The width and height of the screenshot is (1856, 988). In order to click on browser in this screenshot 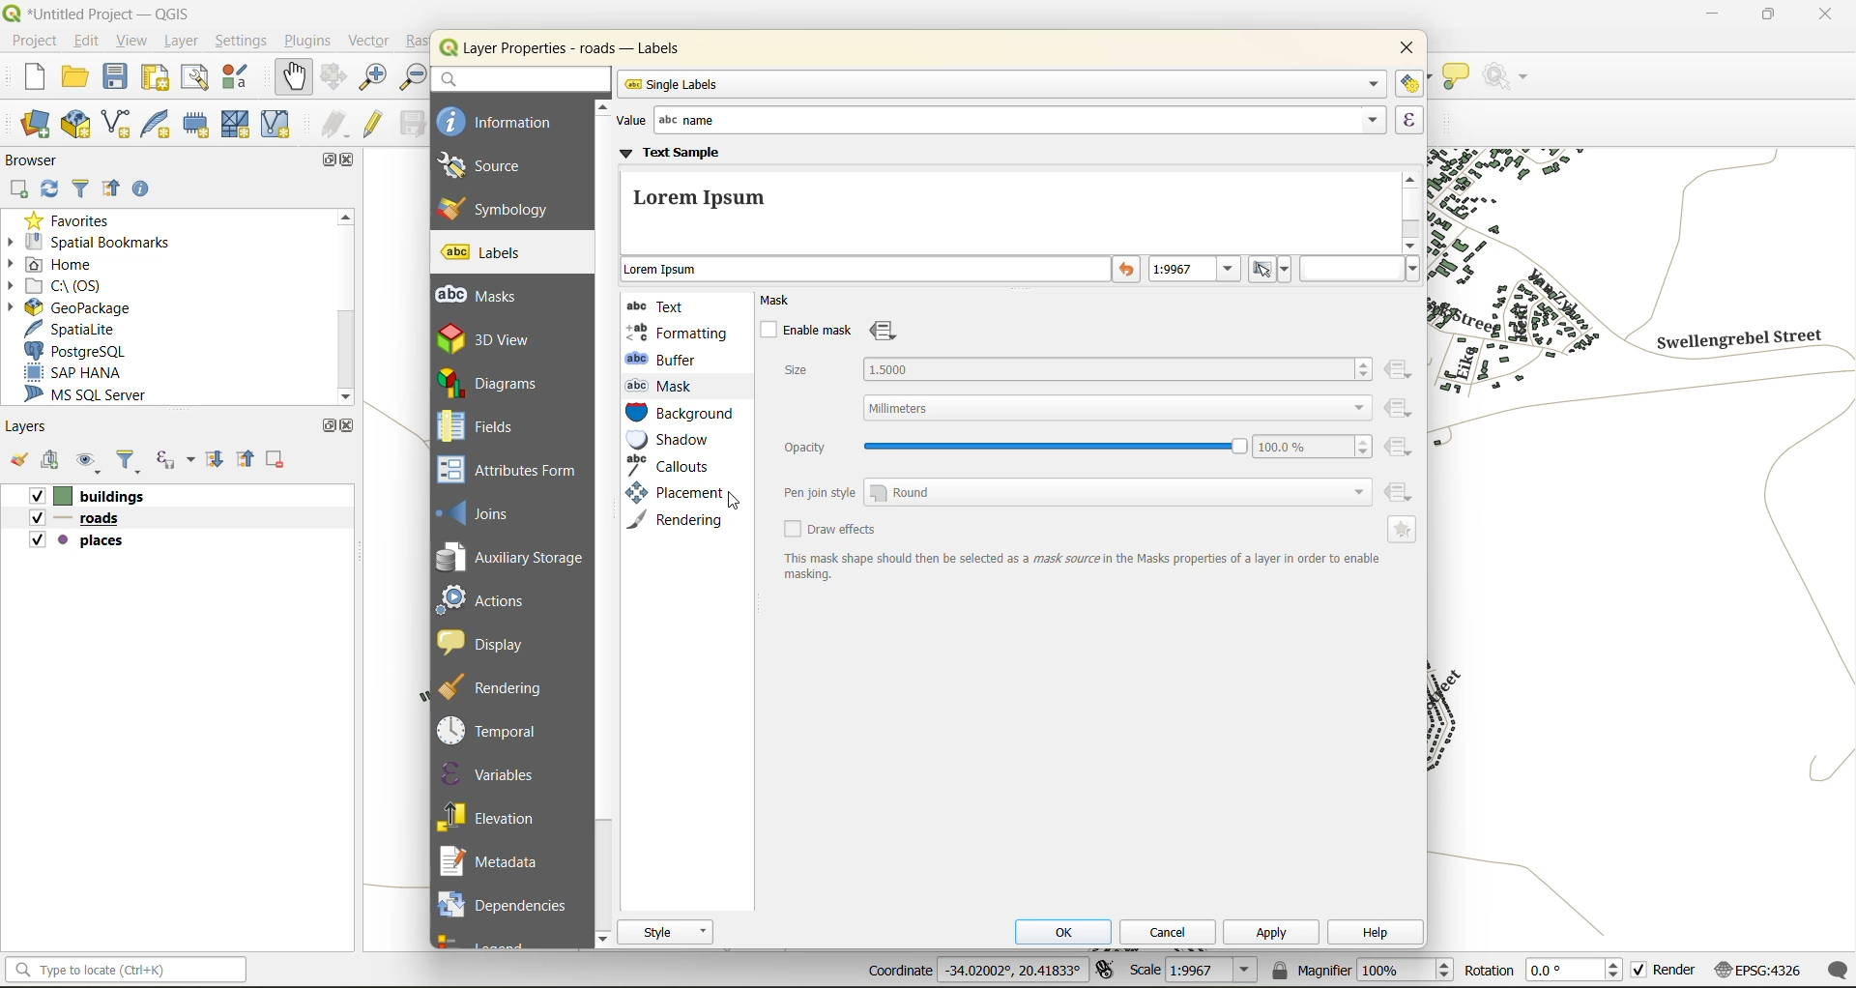, I will do `click(35, 163)`.